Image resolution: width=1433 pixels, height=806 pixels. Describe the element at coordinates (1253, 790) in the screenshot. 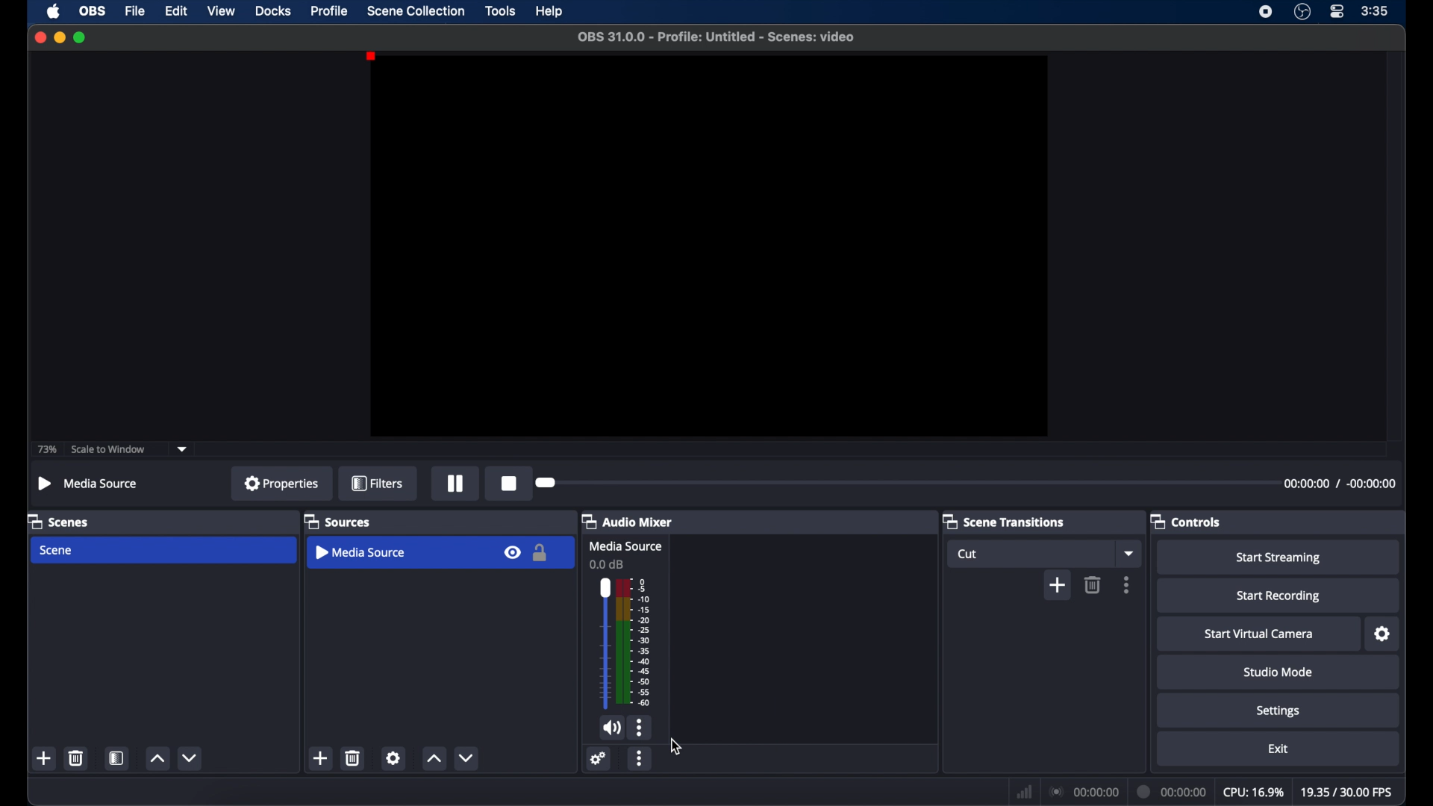

I see `cpu` at that location.